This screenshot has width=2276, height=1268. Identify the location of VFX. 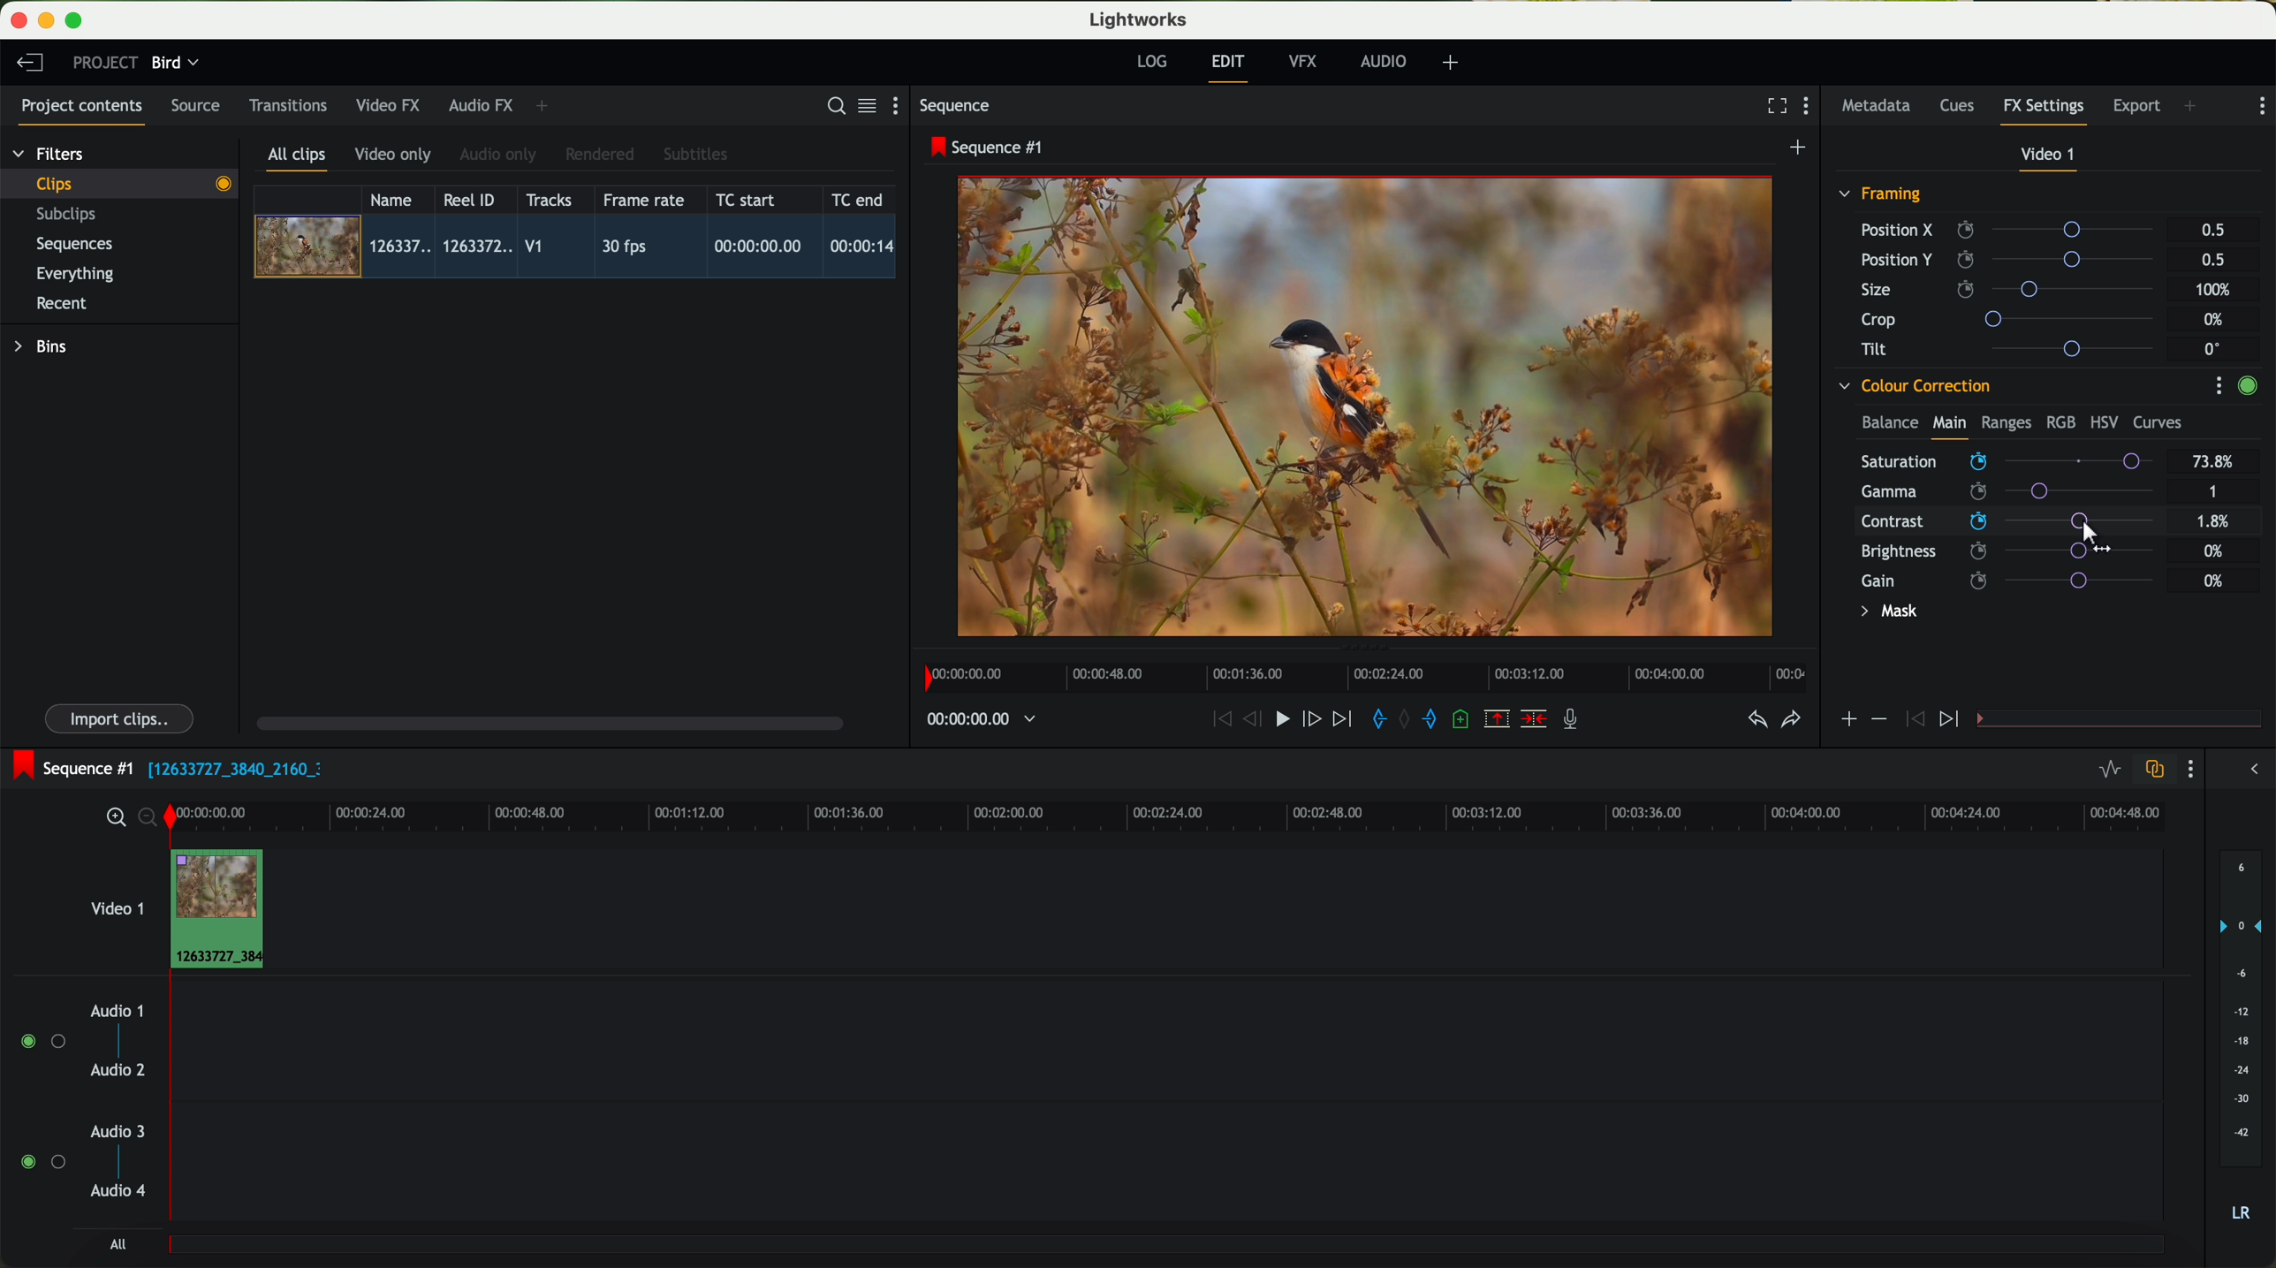
(1307, 62).